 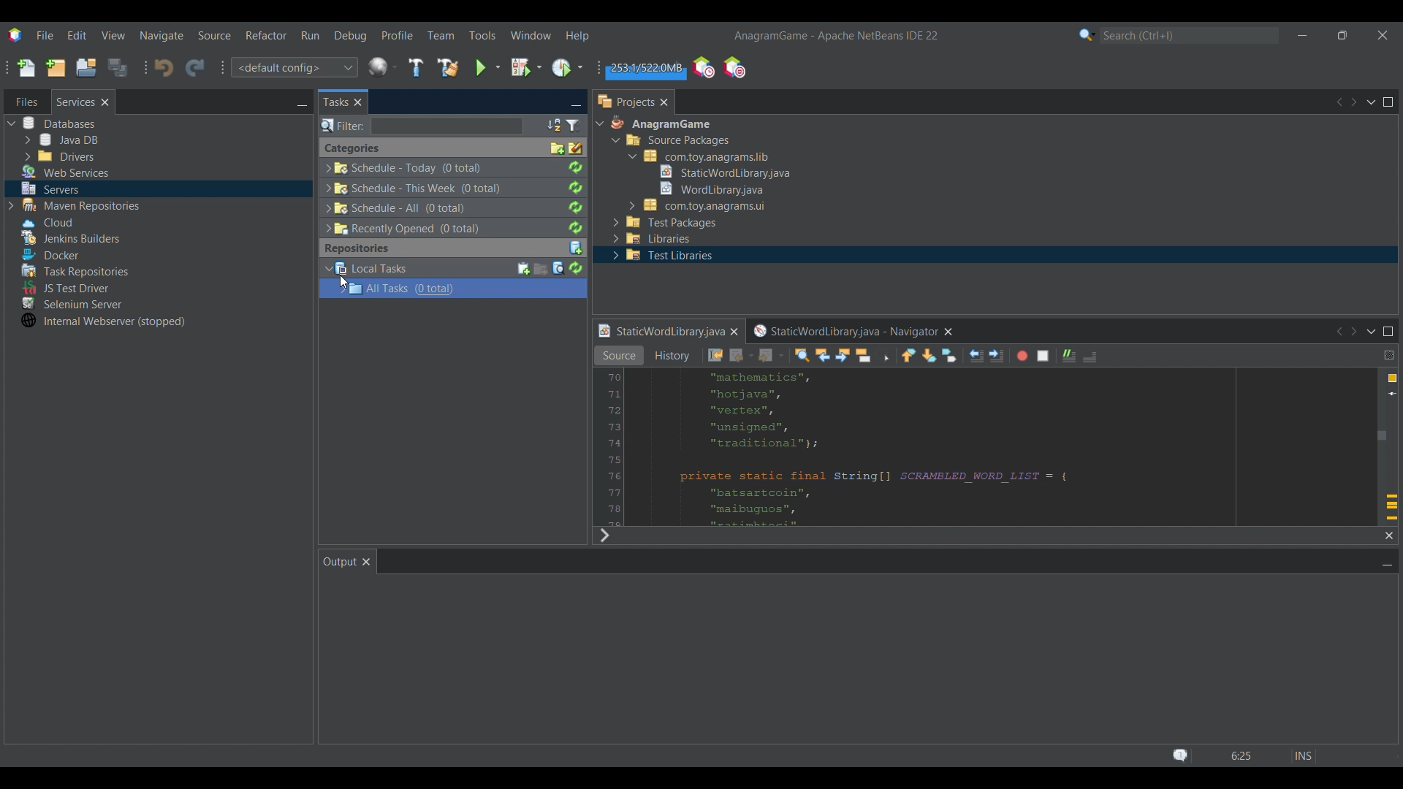 What do you see at coordinates (668, 355) in the screenshot?
I see `` at bounding box center [668, 355].